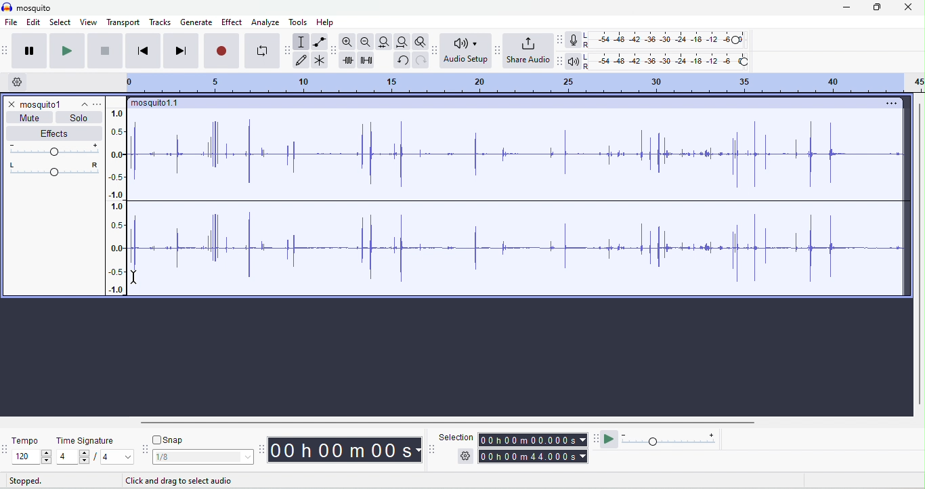 This screenshot has height=489, width=925. What do you see at coordinates (366, 41) in the screenshot?
I see `zoom out` at bounding box center [366, 41].